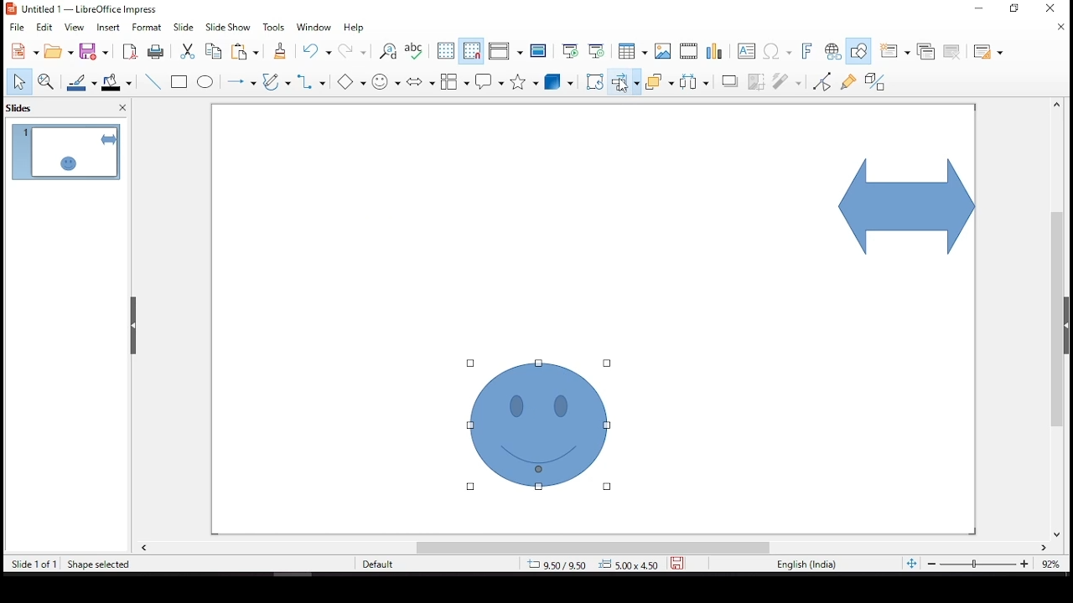  What do you see at coordinates (96, 52) in the screenshot?
I see `save` at bounding box center [96, 52].